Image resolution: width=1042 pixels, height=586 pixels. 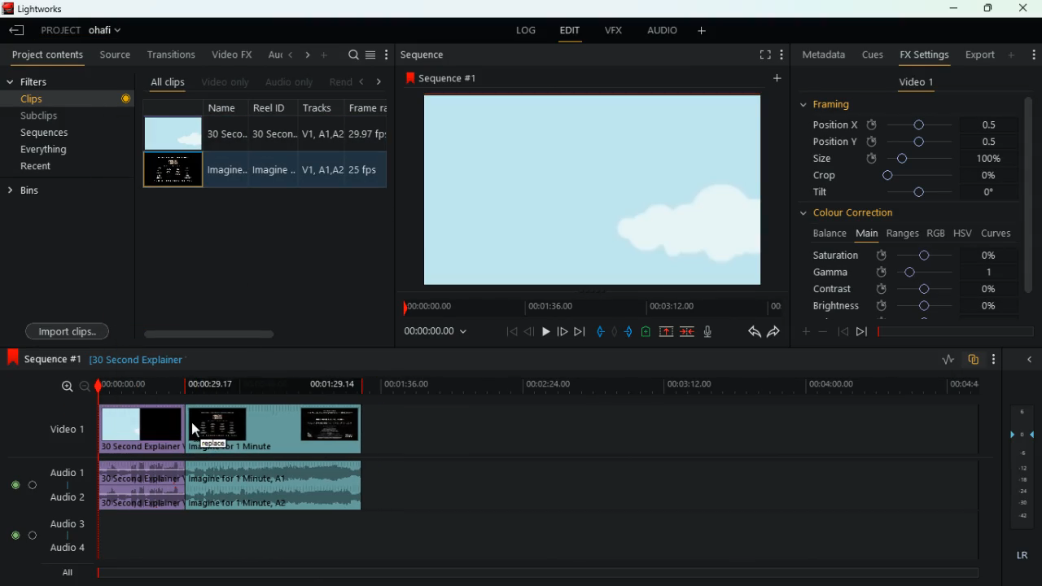 What do you see at coordinates (630, 333) in the screenshot?
I see `push` at bounding box center [630, 333].